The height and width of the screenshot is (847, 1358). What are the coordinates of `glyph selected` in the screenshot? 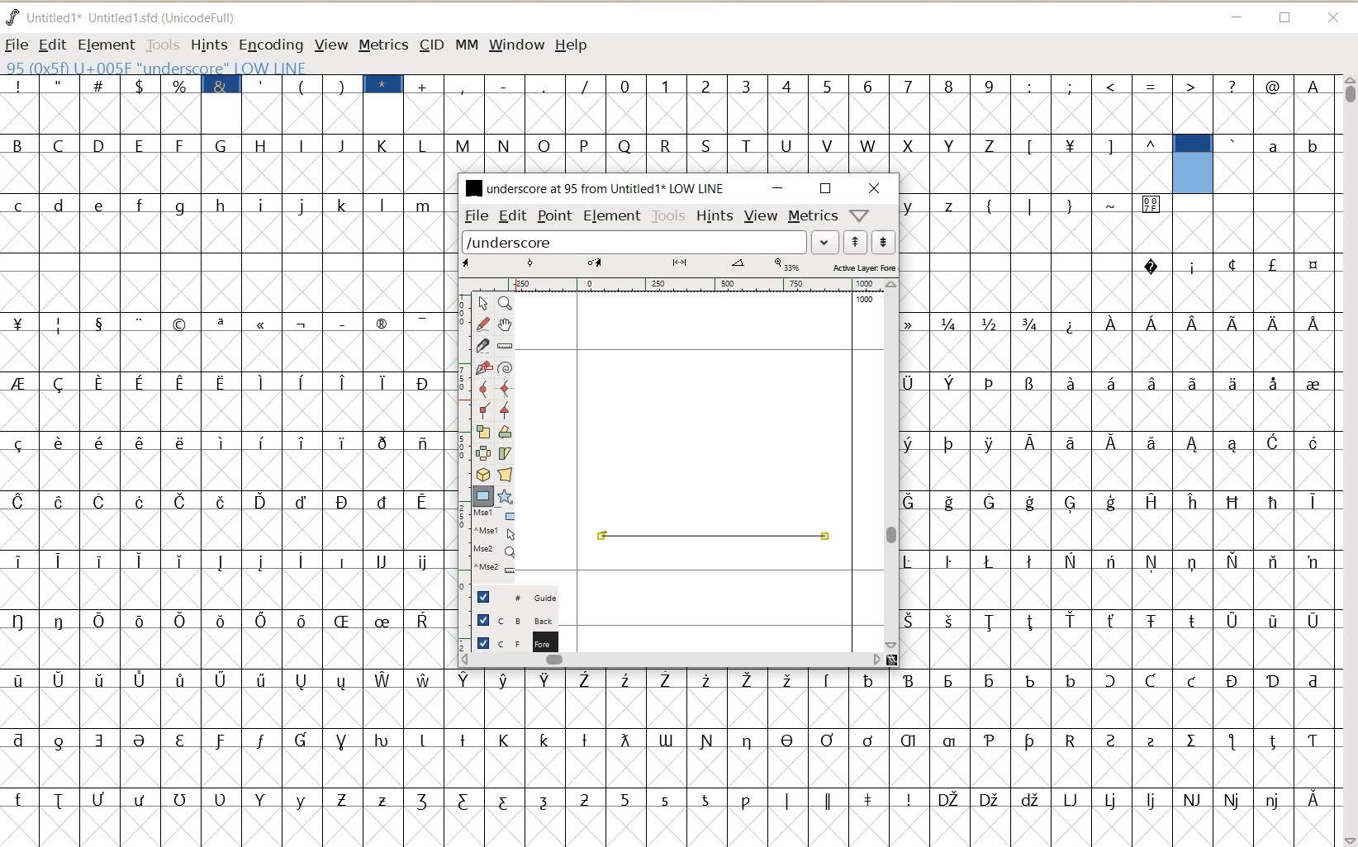 It's located at (1193, 164).